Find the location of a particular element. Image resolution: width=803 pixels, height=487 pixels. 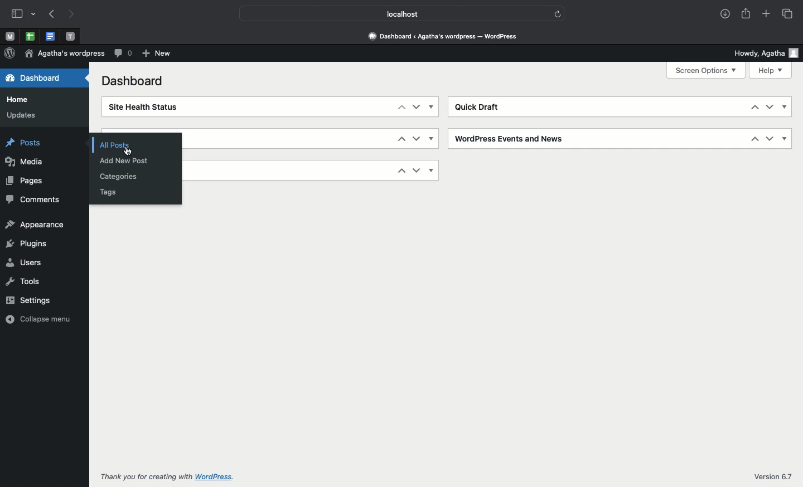

Version 6.7 is located at coordinates (767, 478).